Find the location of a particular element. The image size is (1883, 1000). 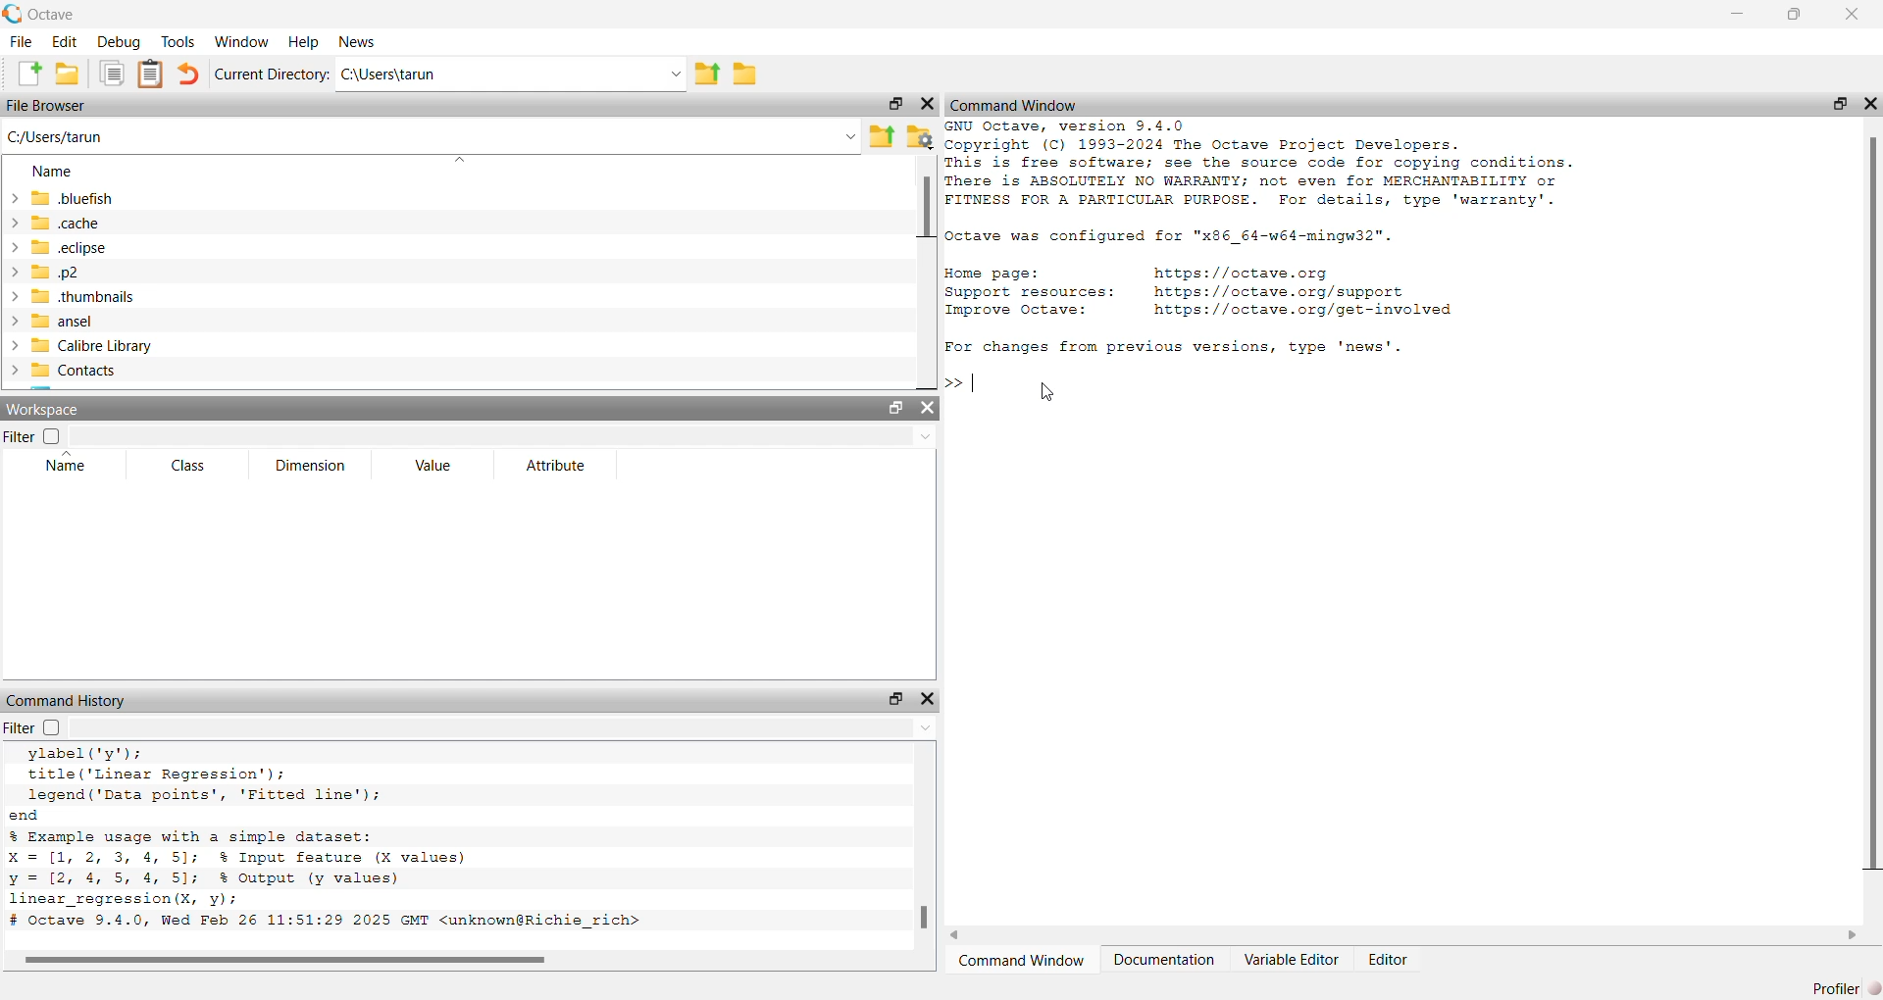

details of resources of octave is located at coordinates (1206, 291).